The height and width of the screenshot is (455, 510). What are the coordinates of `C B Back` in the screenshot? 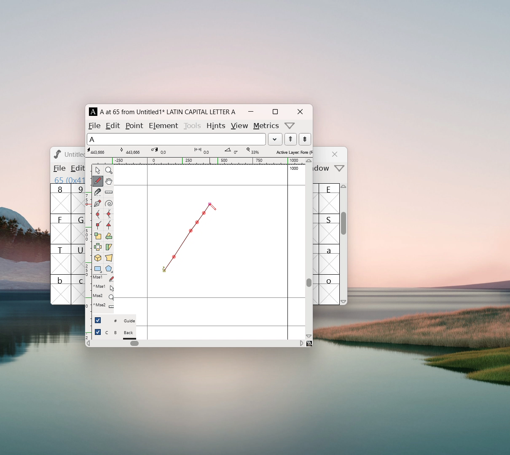 It's located at (120, 334).